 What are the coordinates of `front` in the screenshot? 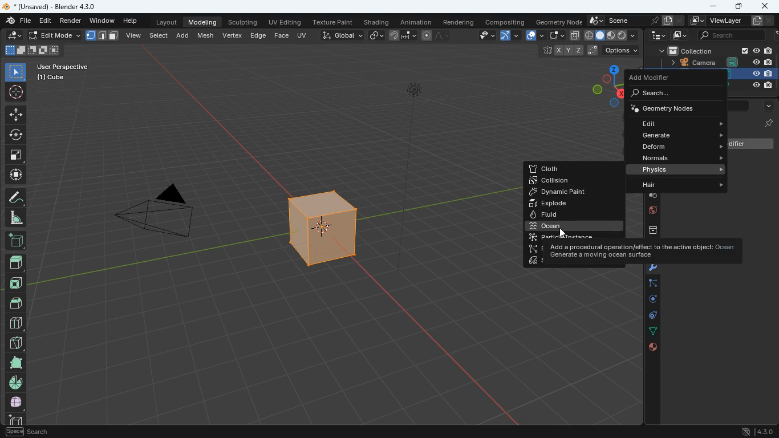 It's located at (15, 283).